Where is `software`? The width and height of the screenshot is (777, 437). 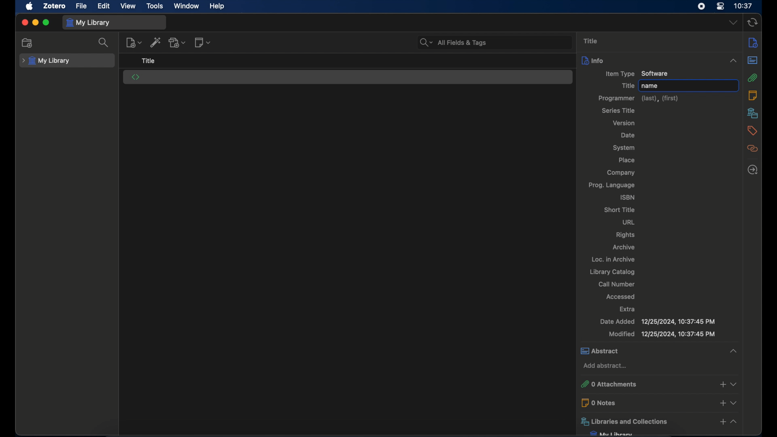
software is located at coordinates (136, 77).